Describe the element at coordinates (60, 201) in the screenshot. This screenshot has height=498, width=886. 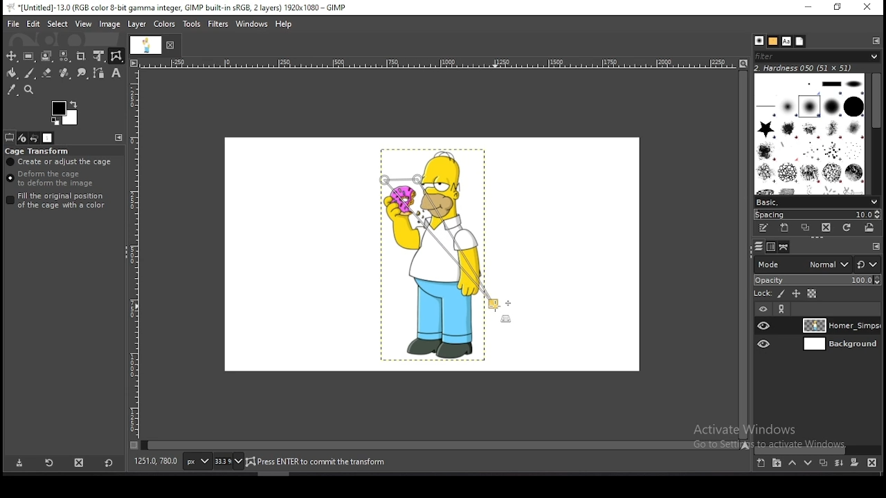
I see `fill the original position of the cage with a color` at that location.